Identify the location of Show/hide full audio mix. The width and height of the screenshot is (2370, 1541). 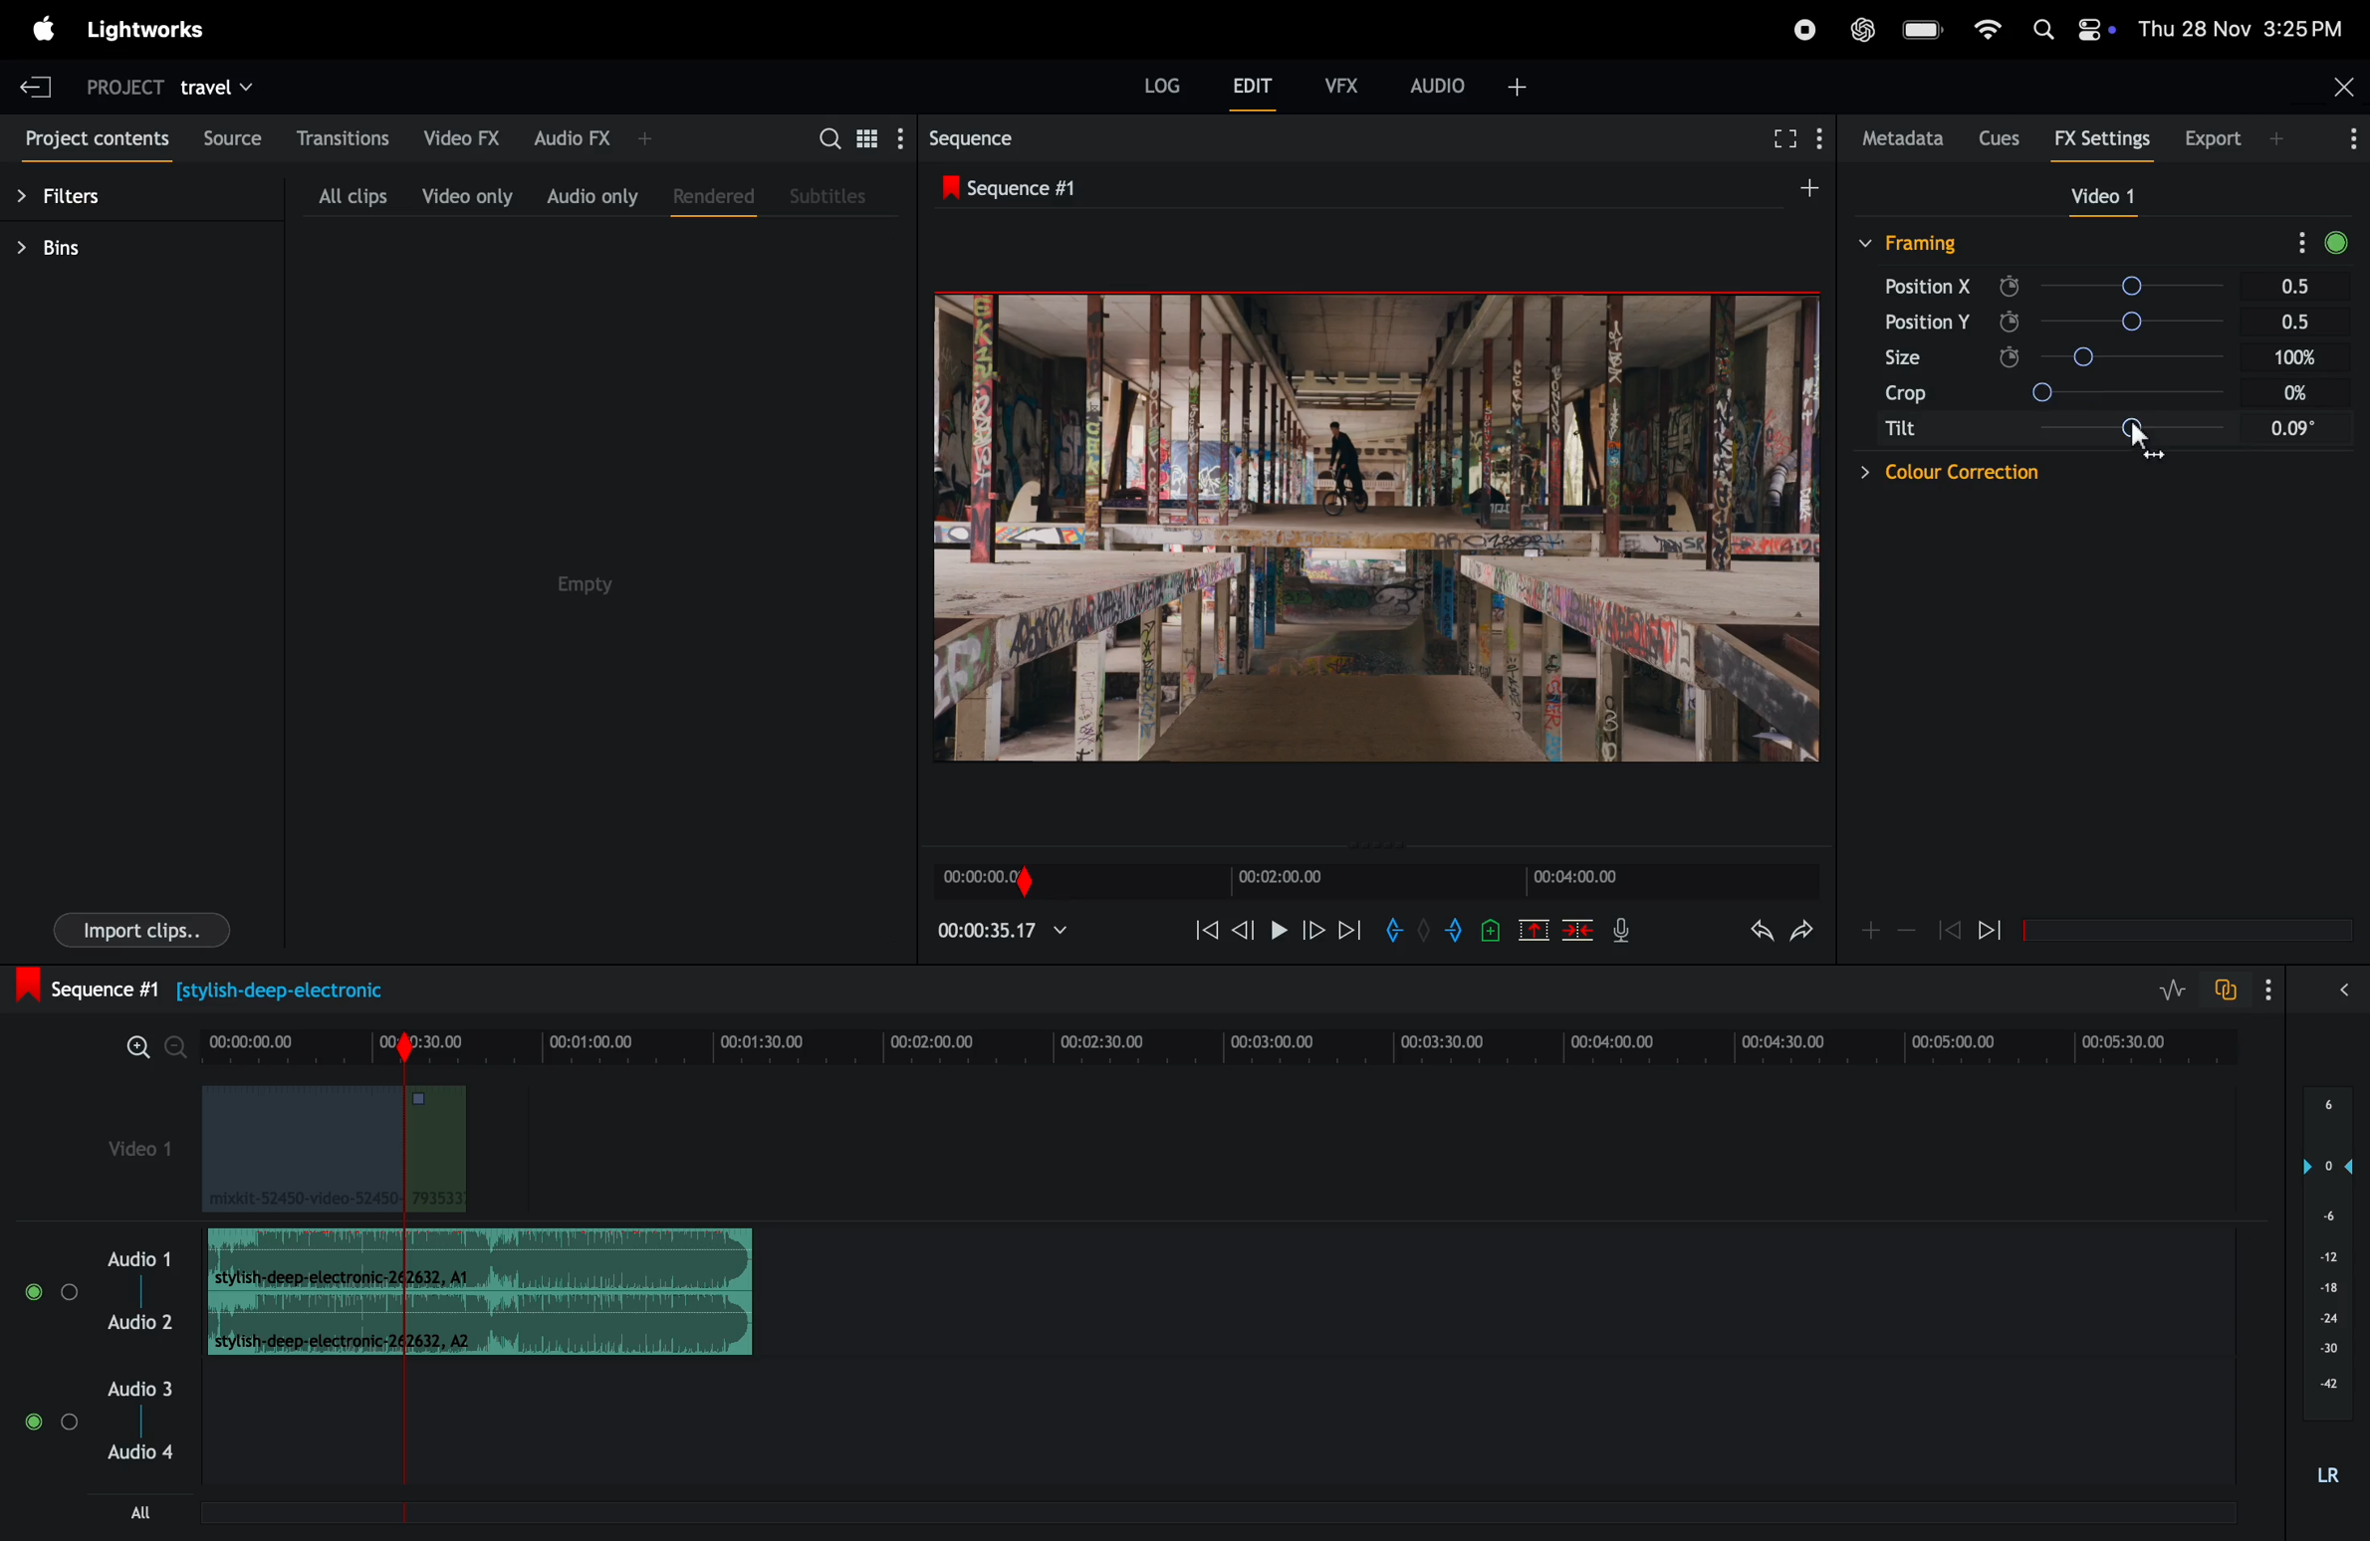
(2348, 993).